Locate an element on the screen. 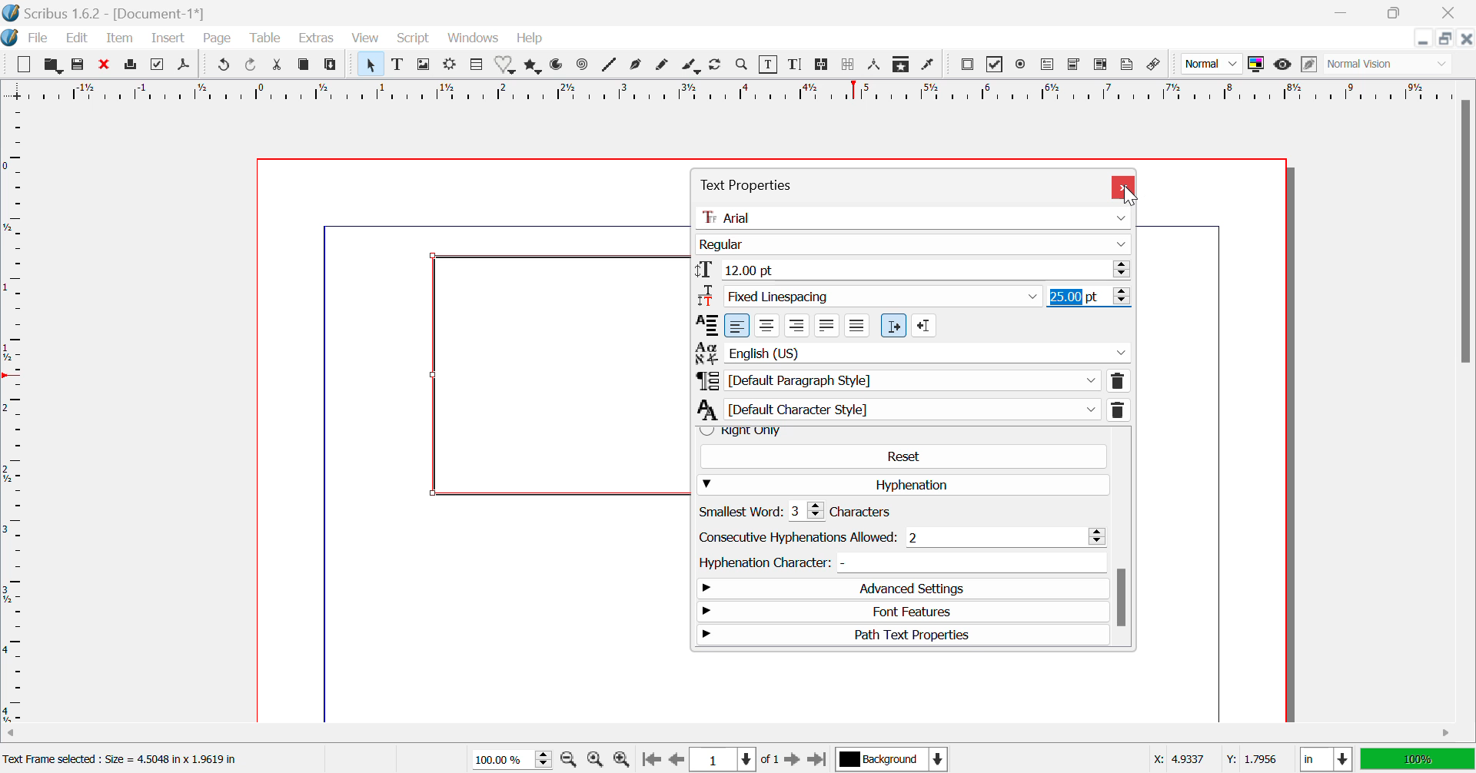 This screenshot has width=1476, height=773. Bezier Curve is located at coordinates (638, 67).